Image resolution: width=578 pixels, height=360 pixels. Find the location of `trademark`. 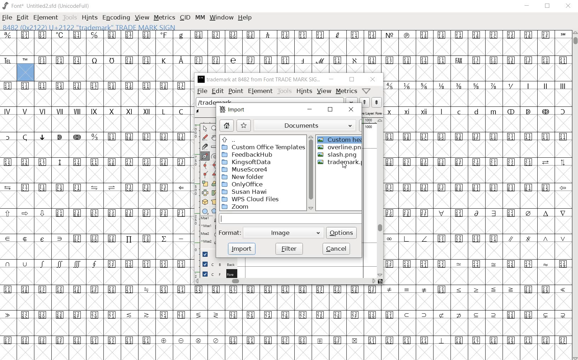

trademark is located at coordinates (340, 162).